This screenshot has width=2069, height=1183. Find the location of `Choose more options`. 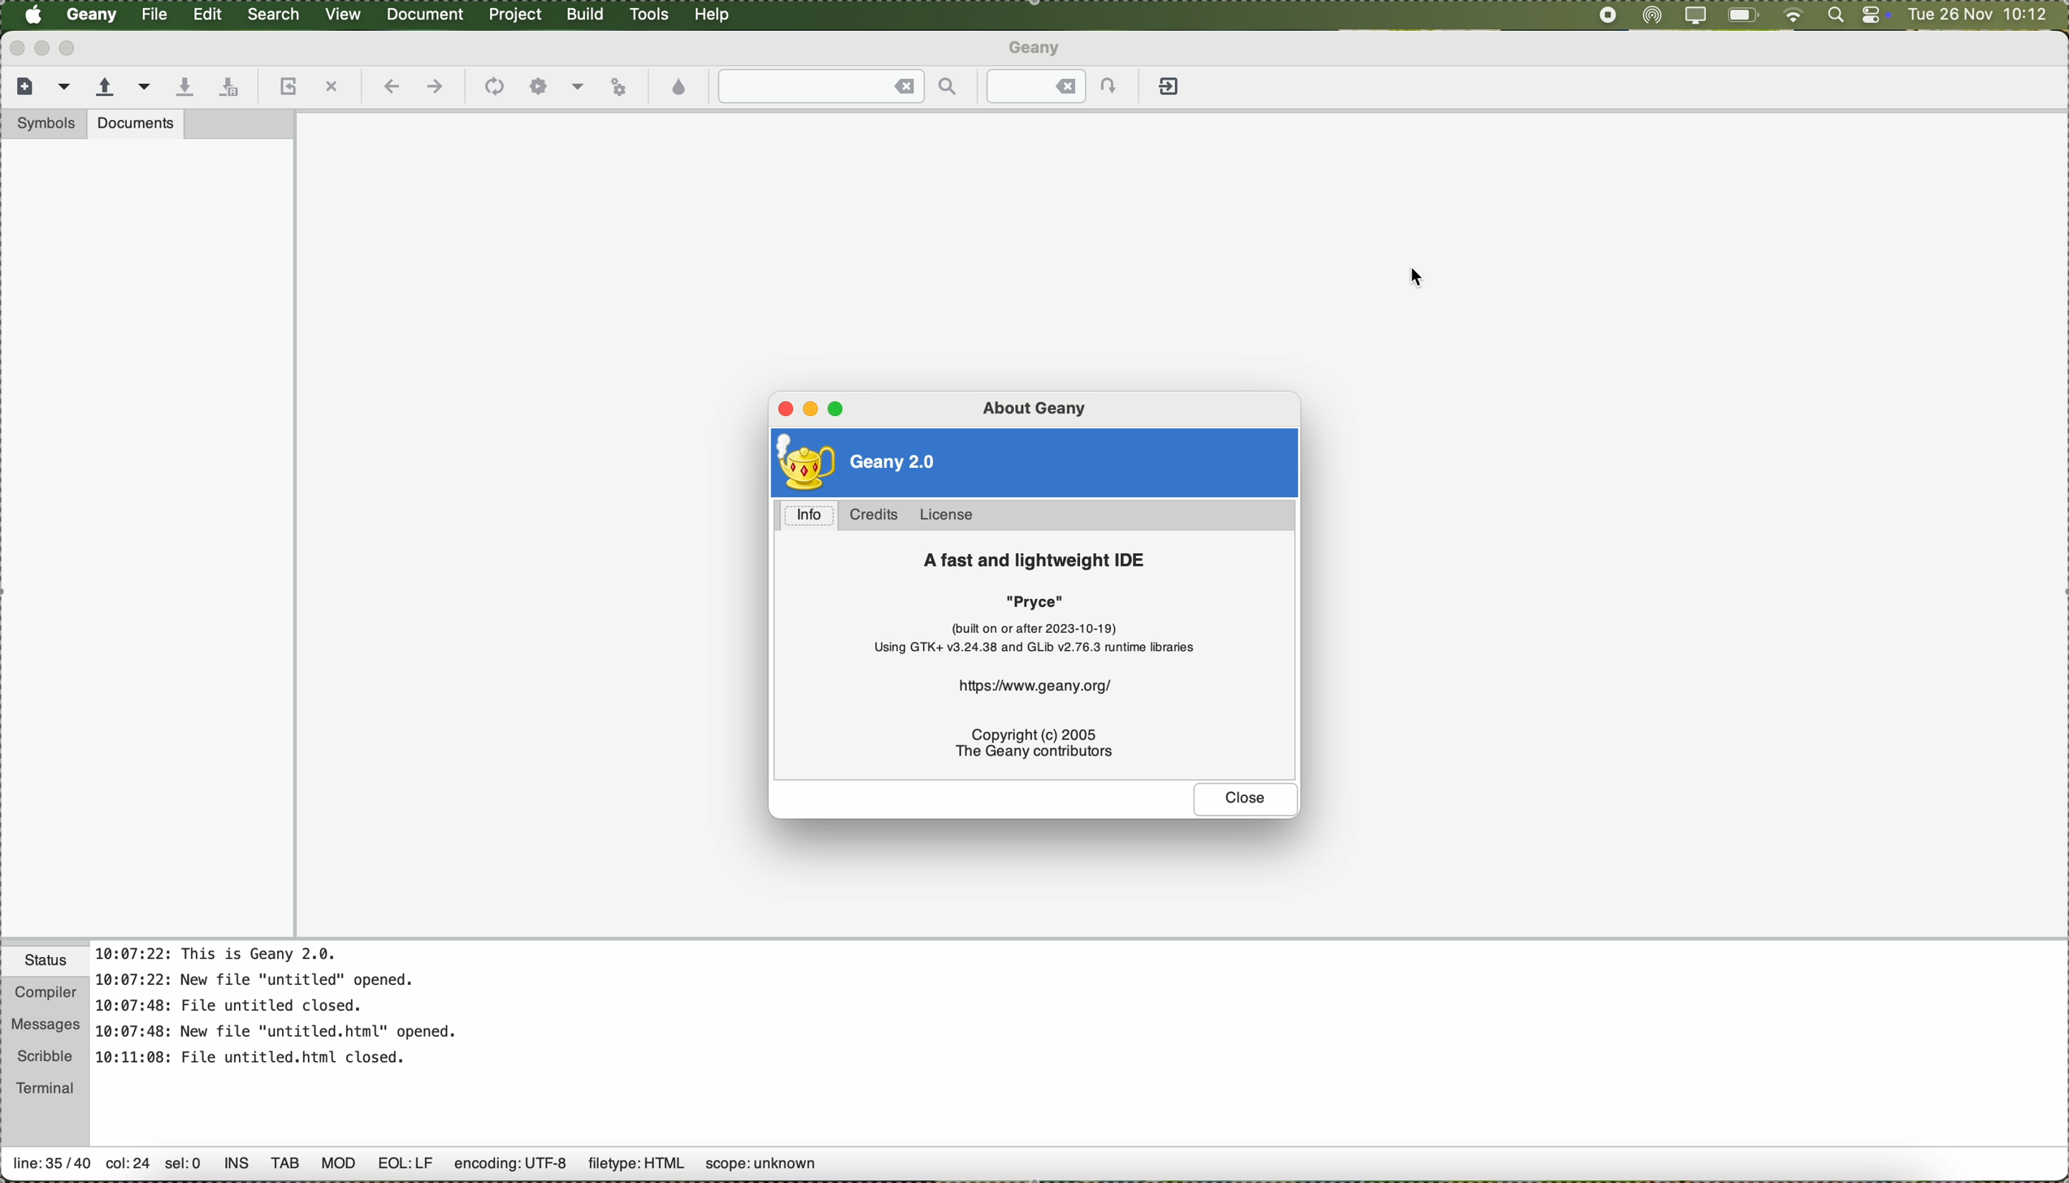

Choose more options is located at coordinates (579, 87).